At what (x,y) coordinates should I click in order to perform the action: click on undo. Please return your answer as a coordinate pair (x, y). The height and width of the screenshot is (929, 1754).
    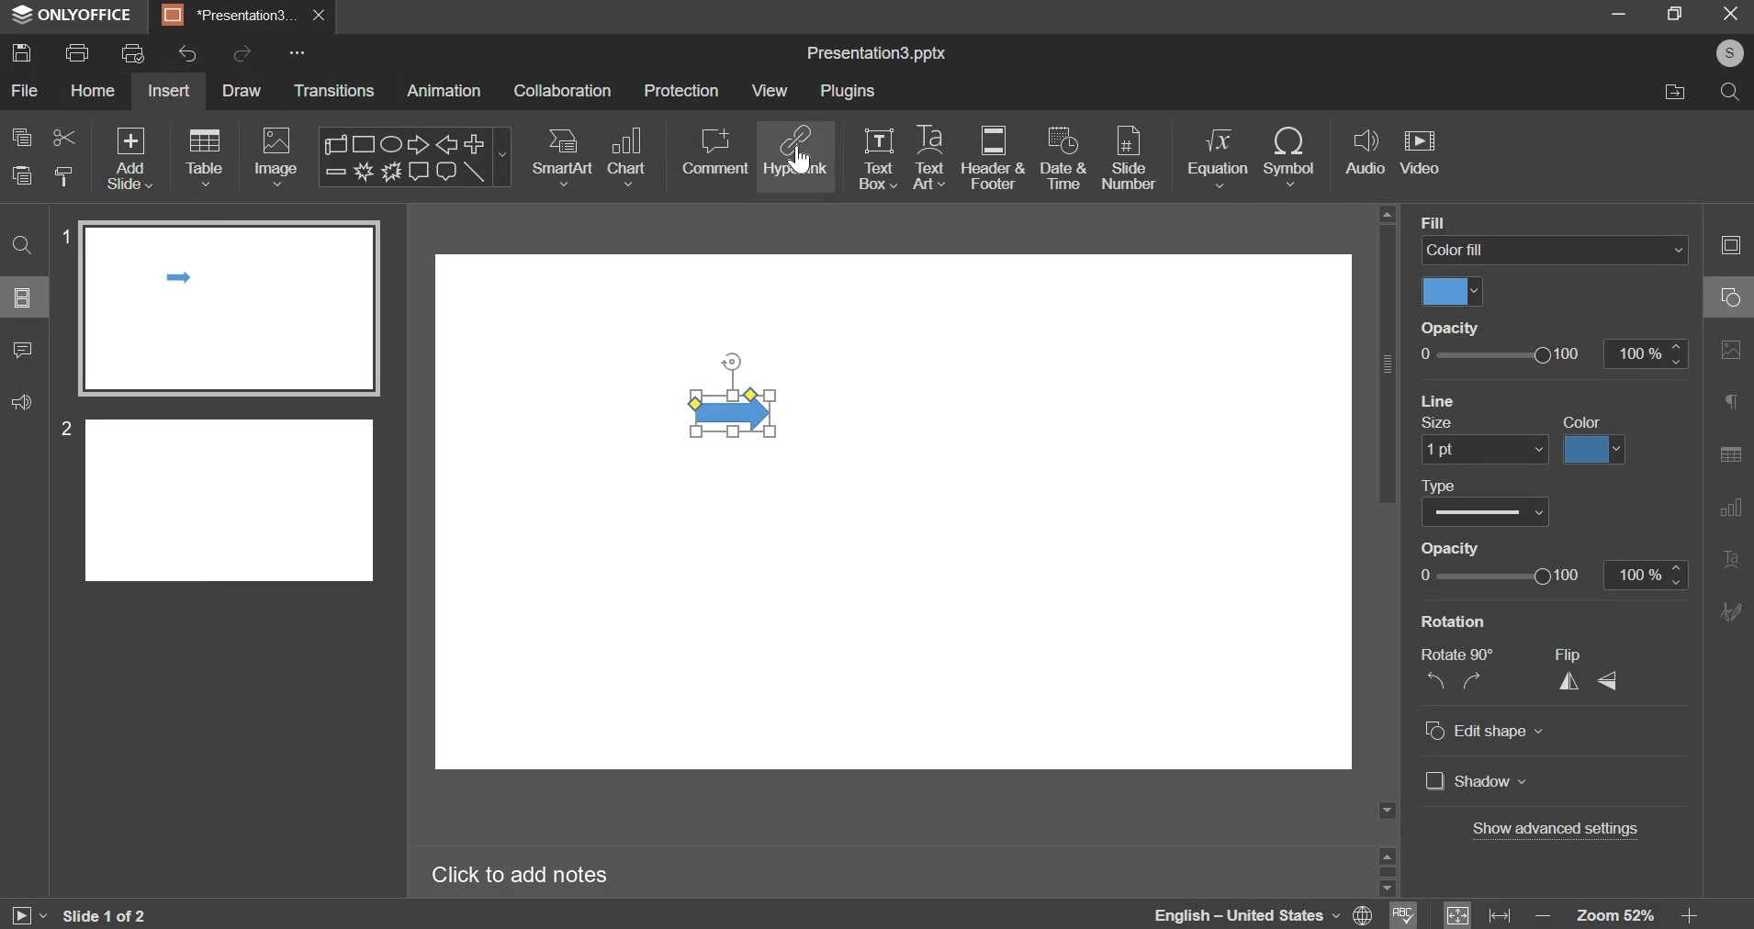
    Looking at the image, I should click on (187, 53).